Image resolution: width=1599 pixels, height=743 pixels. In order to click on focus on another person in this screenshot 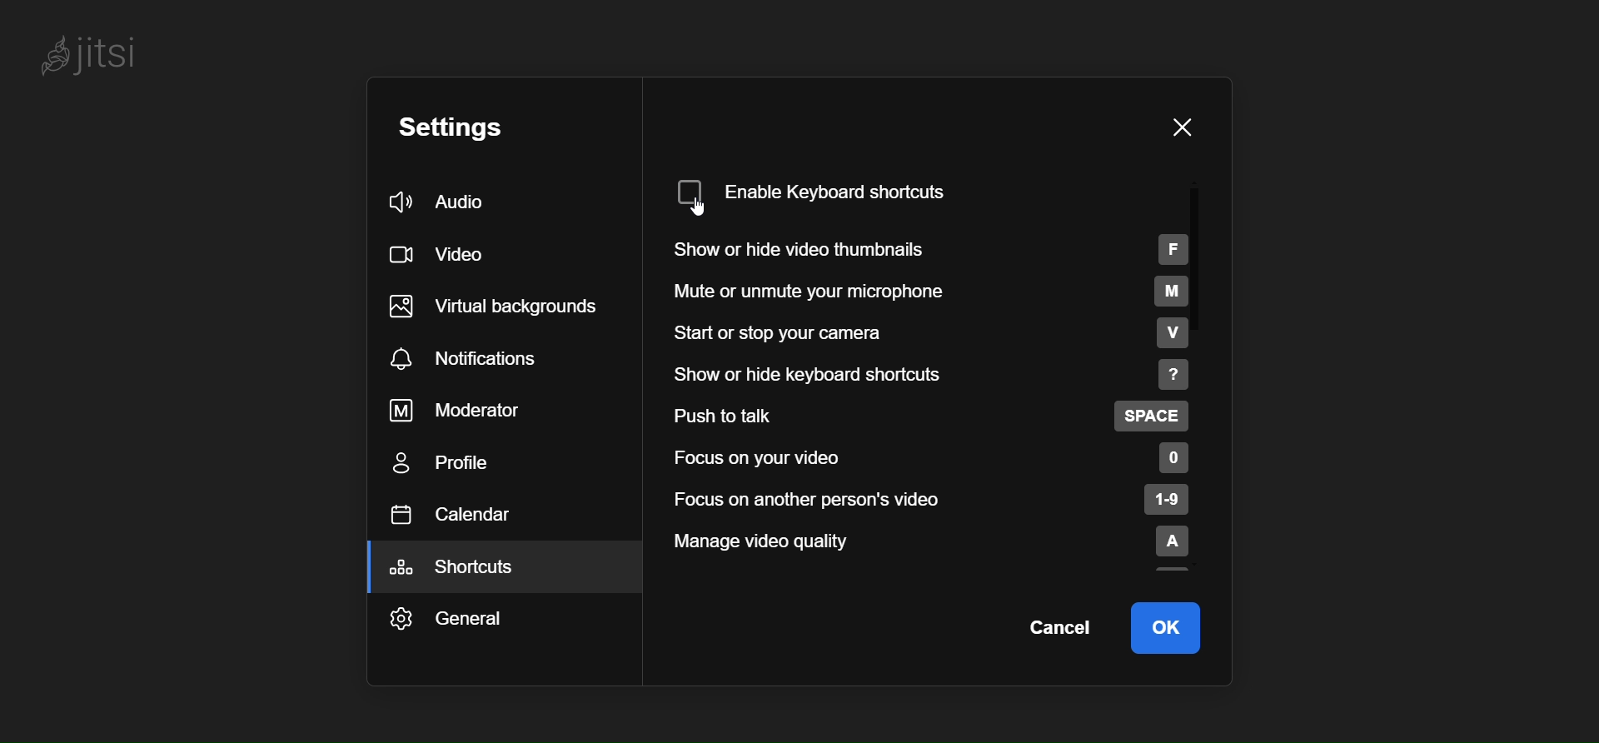, I will do `click(935, 500)`.